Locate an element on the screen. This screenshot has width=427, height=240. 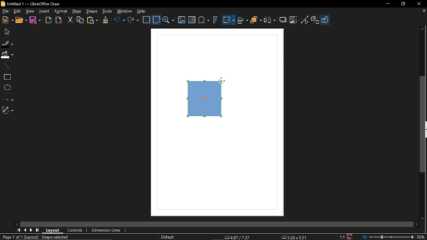
Ellipse is located at coordinates (7, 87).